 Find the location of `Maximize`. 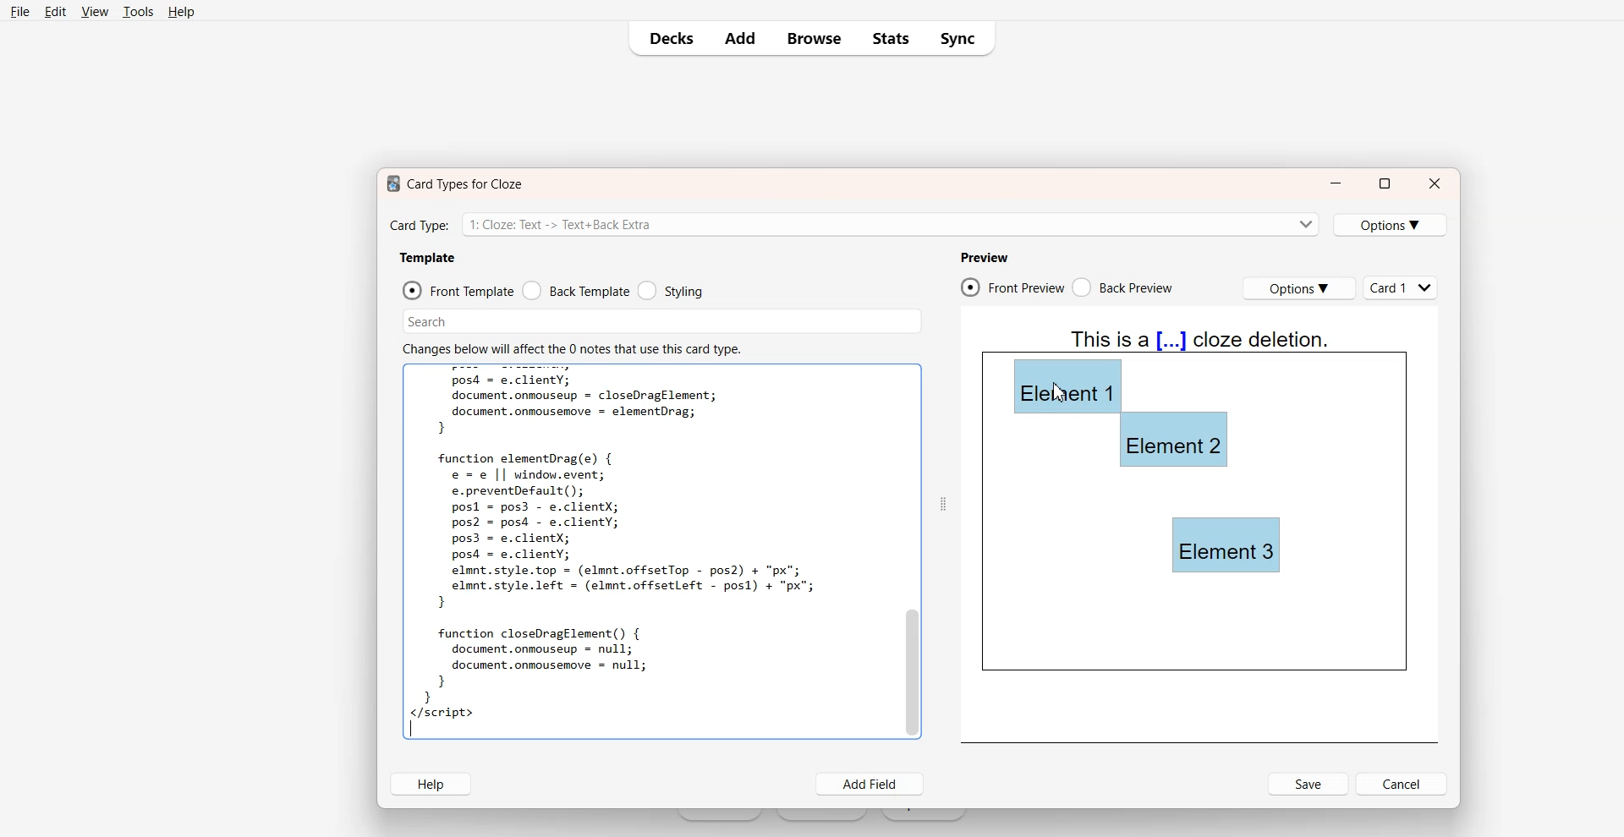

Maximize is located at coordinates (1384, 183).